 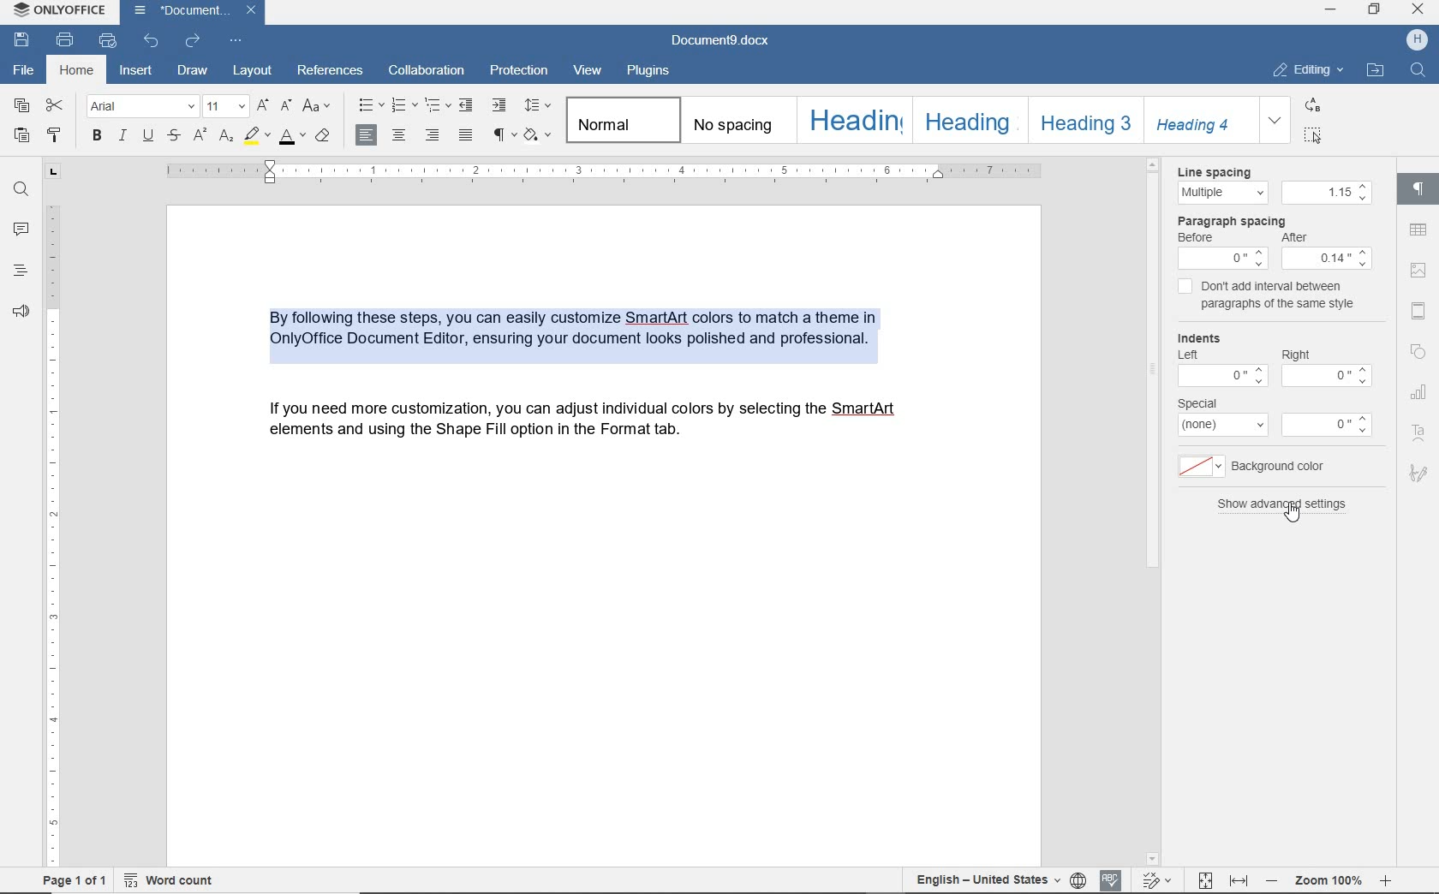 I want to click on scroll down, so click(x=1157, y=859).